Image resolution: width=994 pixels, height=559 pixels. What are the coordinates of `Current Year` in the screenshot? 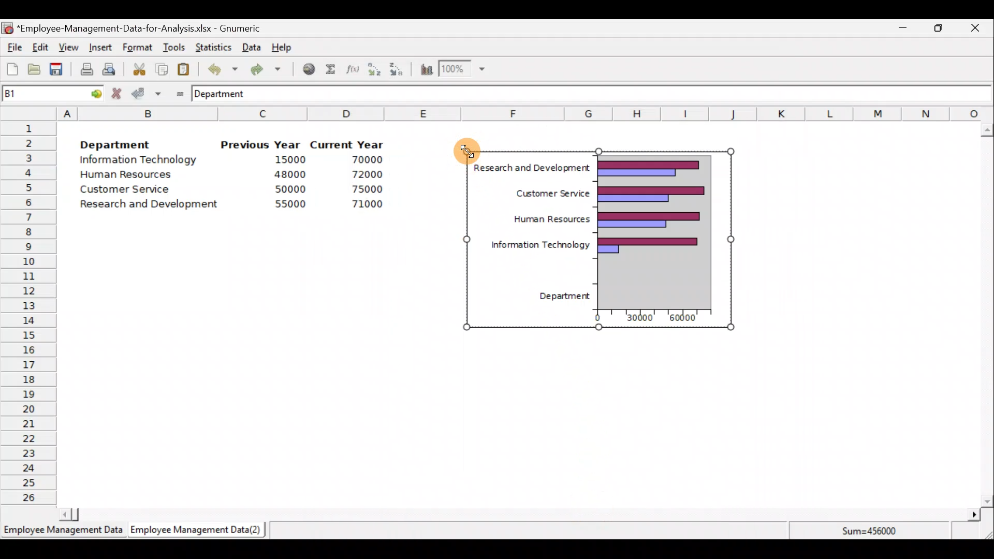 It's located at (348, 143).